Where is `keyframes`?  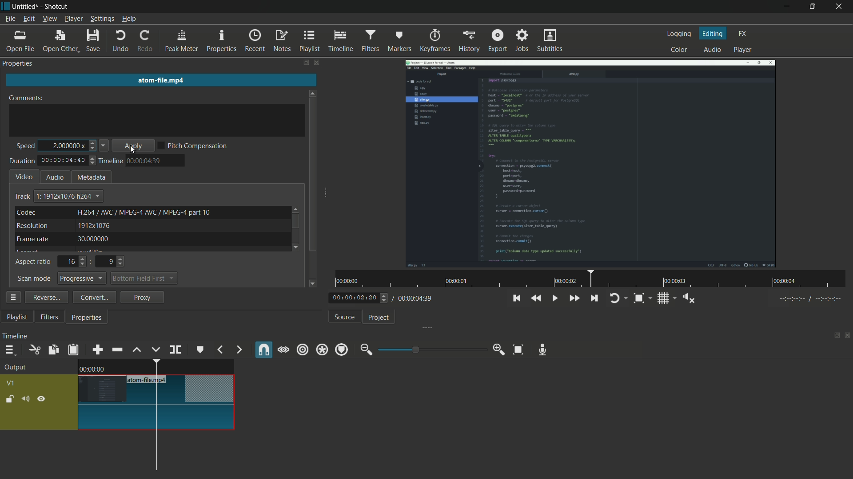
keyframes is located at coordinates (435, 40).